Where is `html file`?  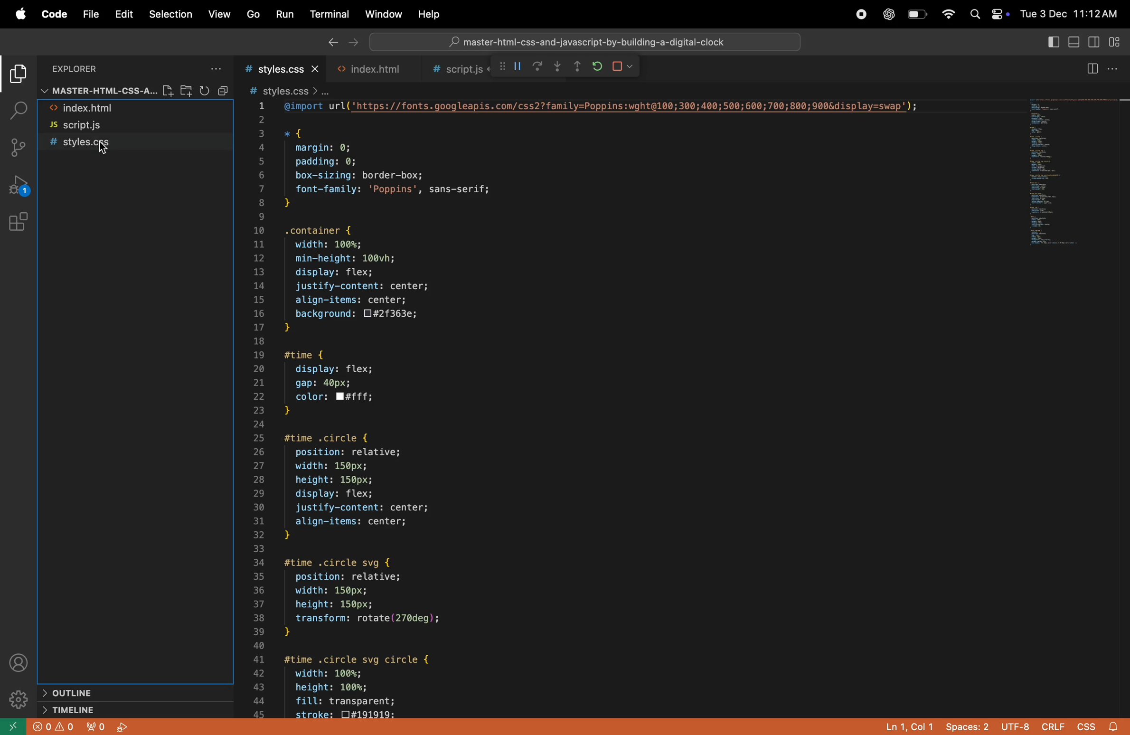 html file is located at coordinates (104, 111).